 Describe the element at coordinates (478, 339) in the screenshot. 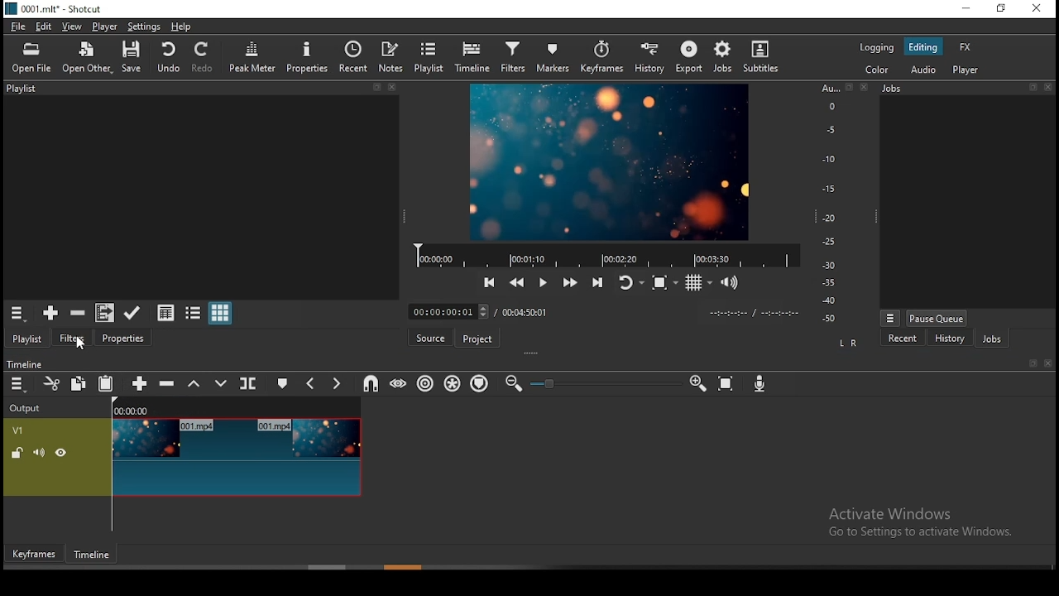

I see `project` at that location.